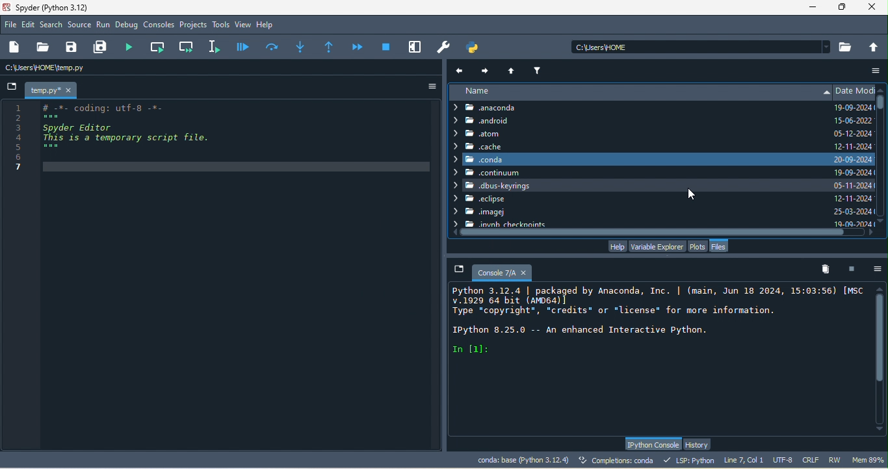 The height and width of the screenshot is (469, 888). Describe the element at coordinates (116, 140) in the screenshot. I see `coding` at that location.